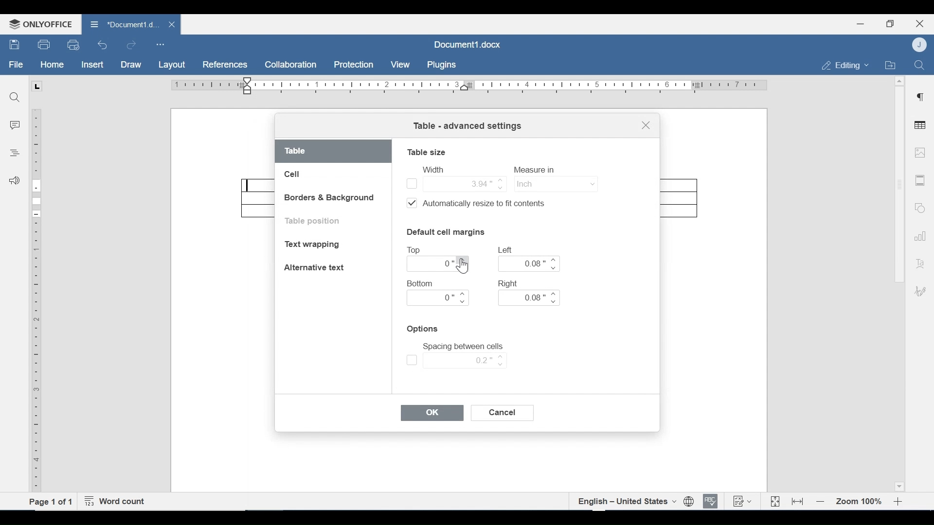 This screenshot has height=525, width=934. What do you see at coordinates (17, 65) in the screenshot?
I see `File` at bounding box center [17, 65].